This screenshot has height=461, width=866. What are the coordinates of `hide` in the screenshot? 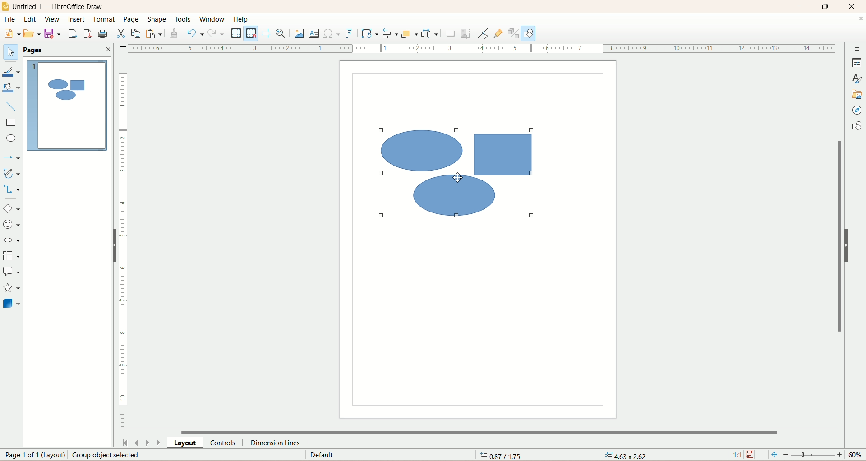 It's located at (847, 245).